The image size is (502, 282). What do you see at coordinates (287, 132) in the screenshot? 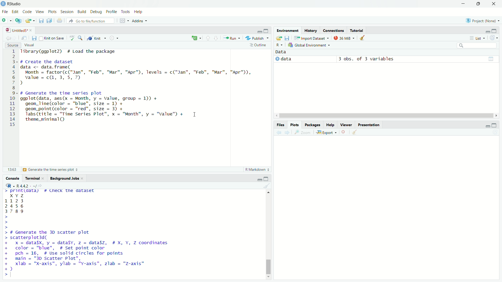
I see `next plot` at bounding box center [287, 132].